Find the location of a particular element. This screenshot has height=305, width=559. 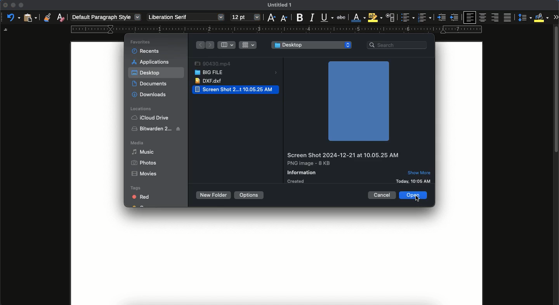

italics is located at coordinates (312, 18).